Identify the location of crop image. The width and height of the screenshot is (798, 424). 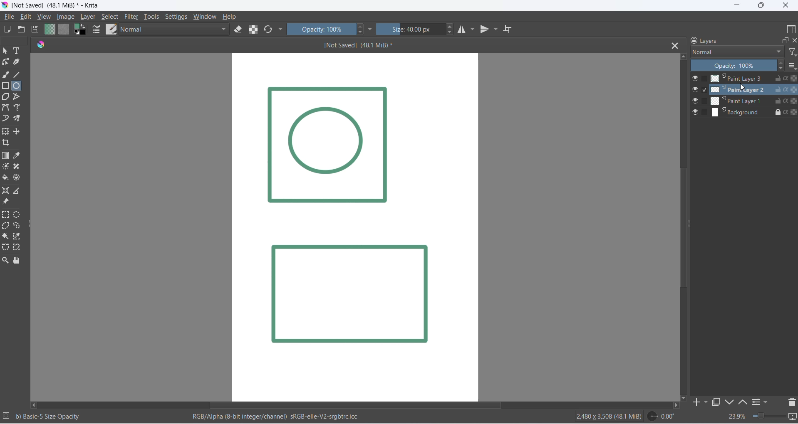
(7, 143).